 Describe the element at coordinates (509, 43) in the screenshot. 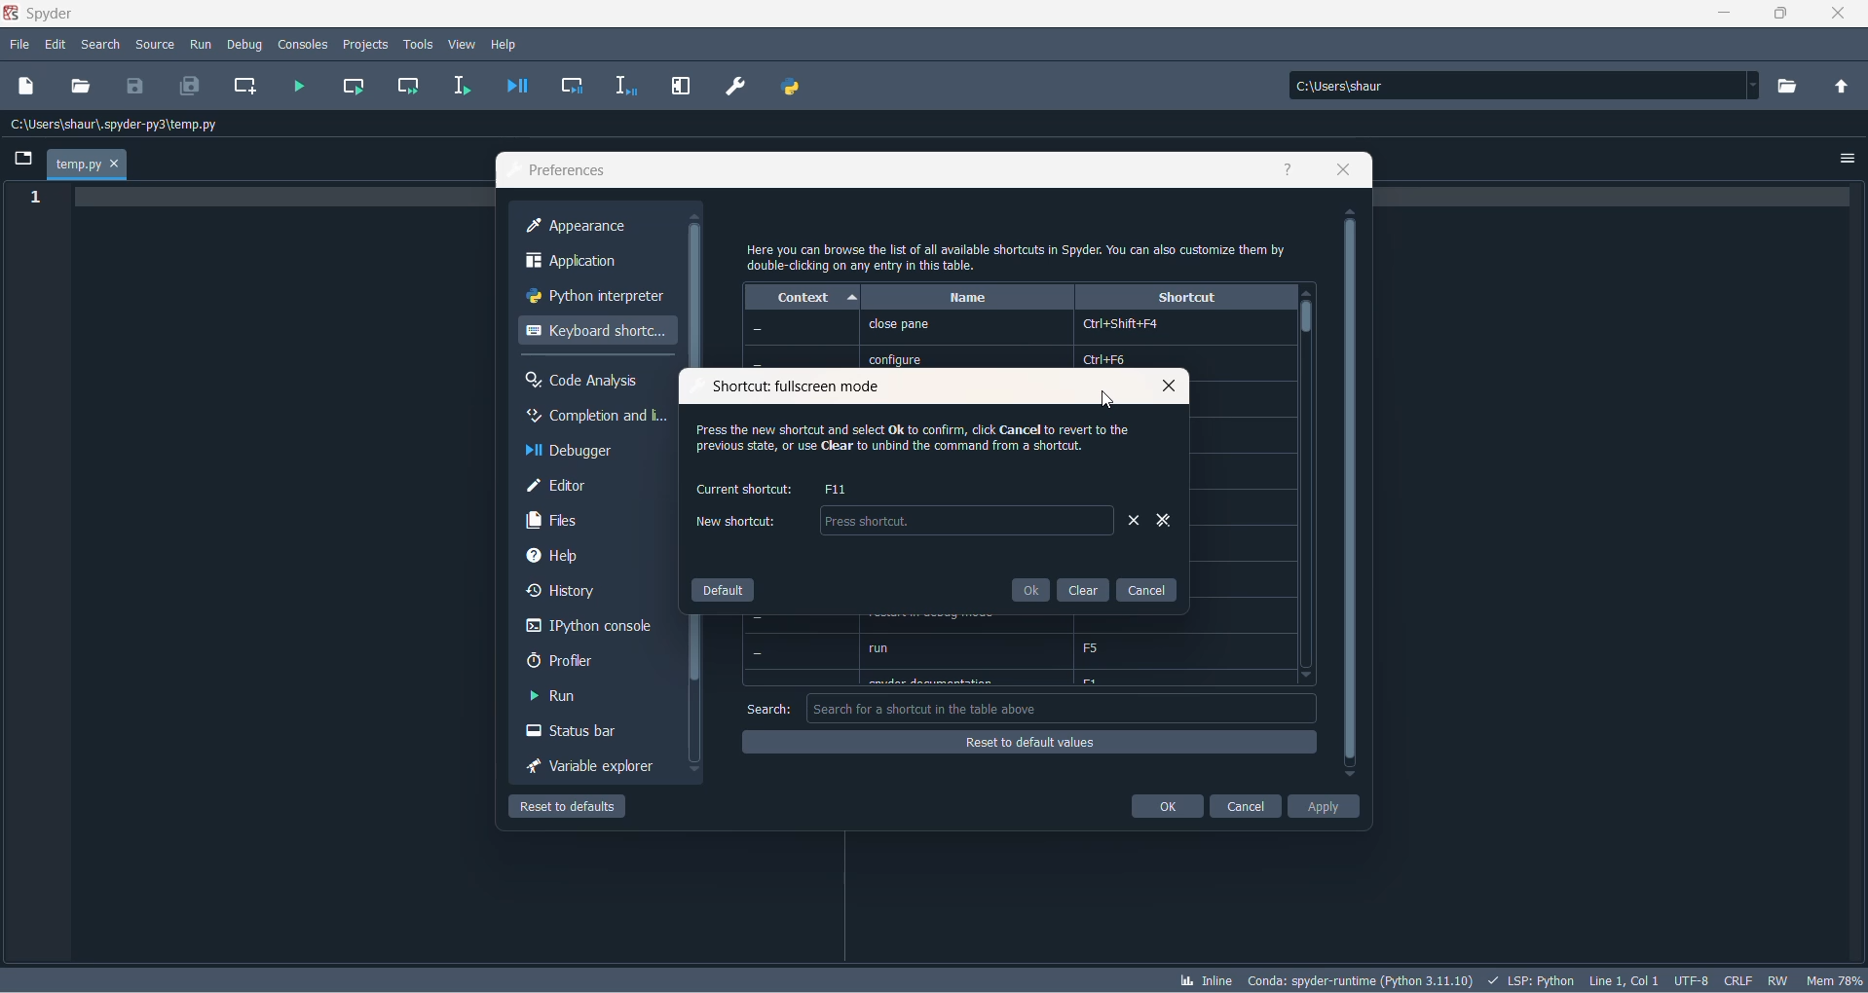

I see `help` at that location.